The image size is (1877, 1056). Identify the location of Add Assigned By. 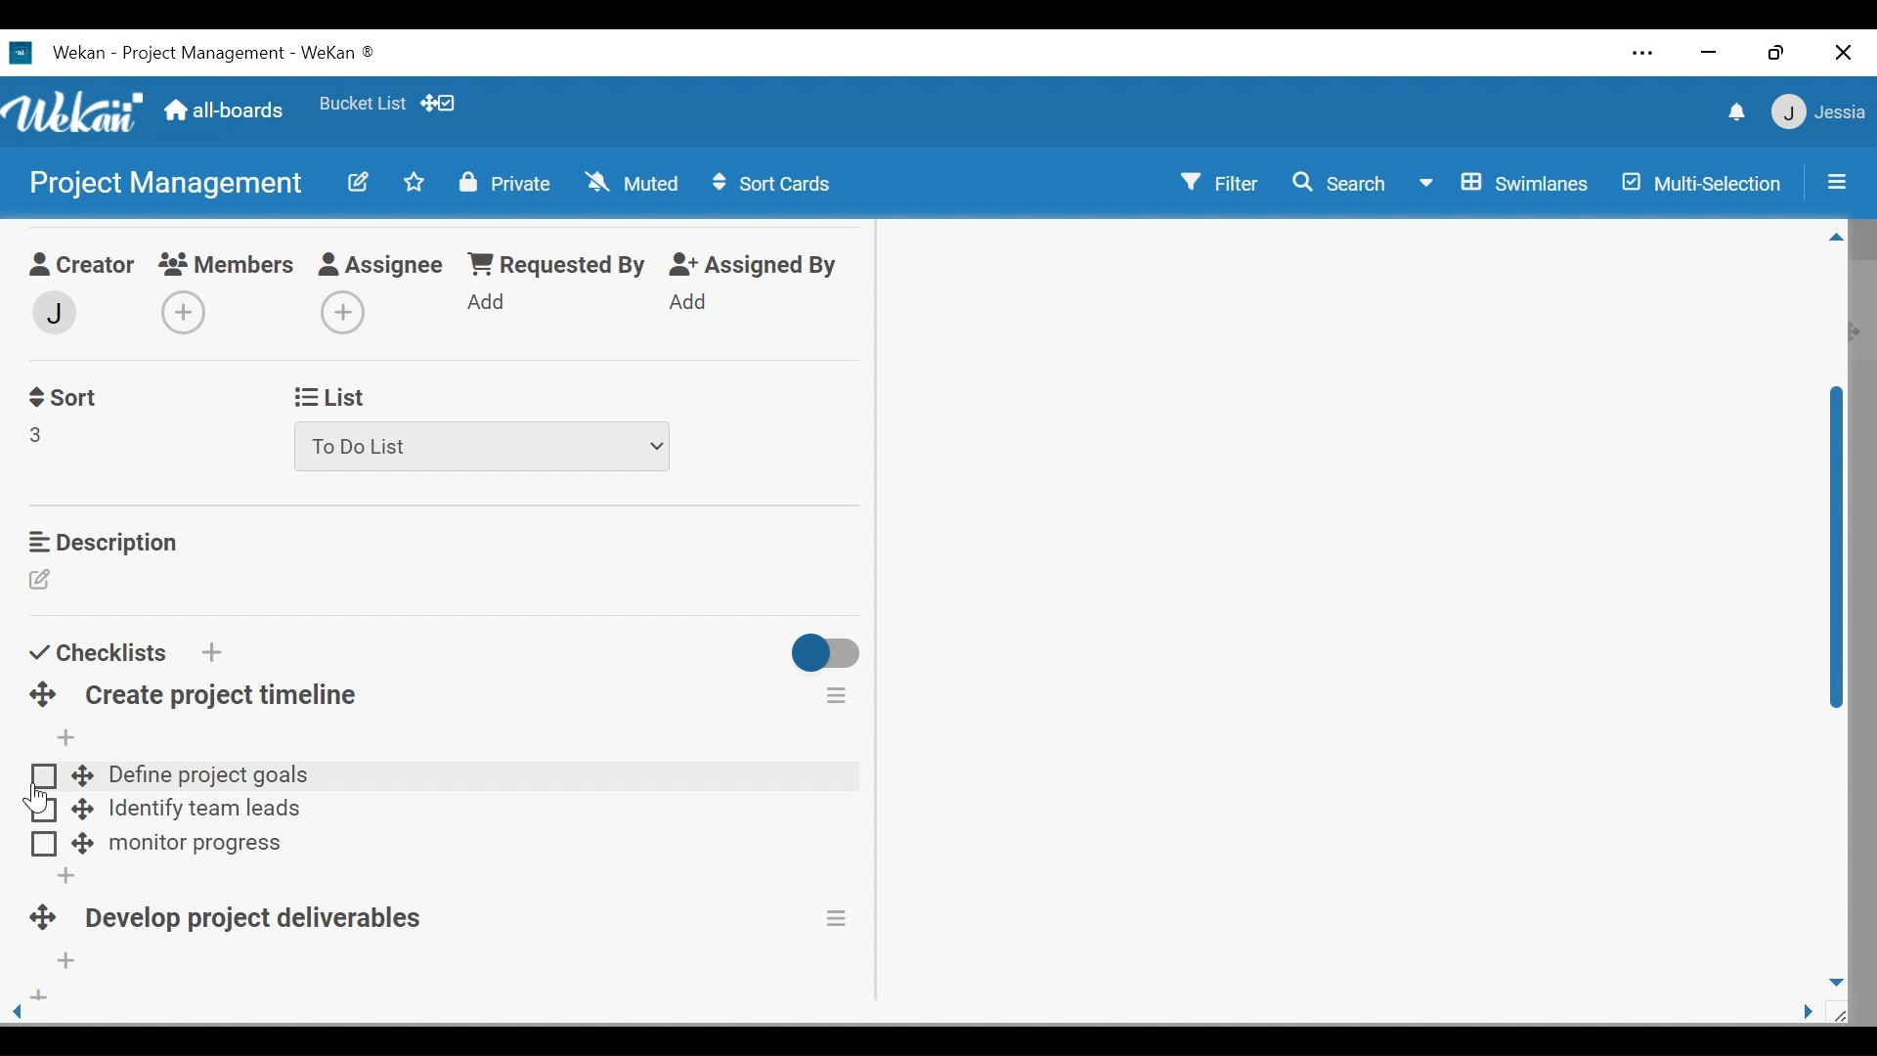
(689, 301).